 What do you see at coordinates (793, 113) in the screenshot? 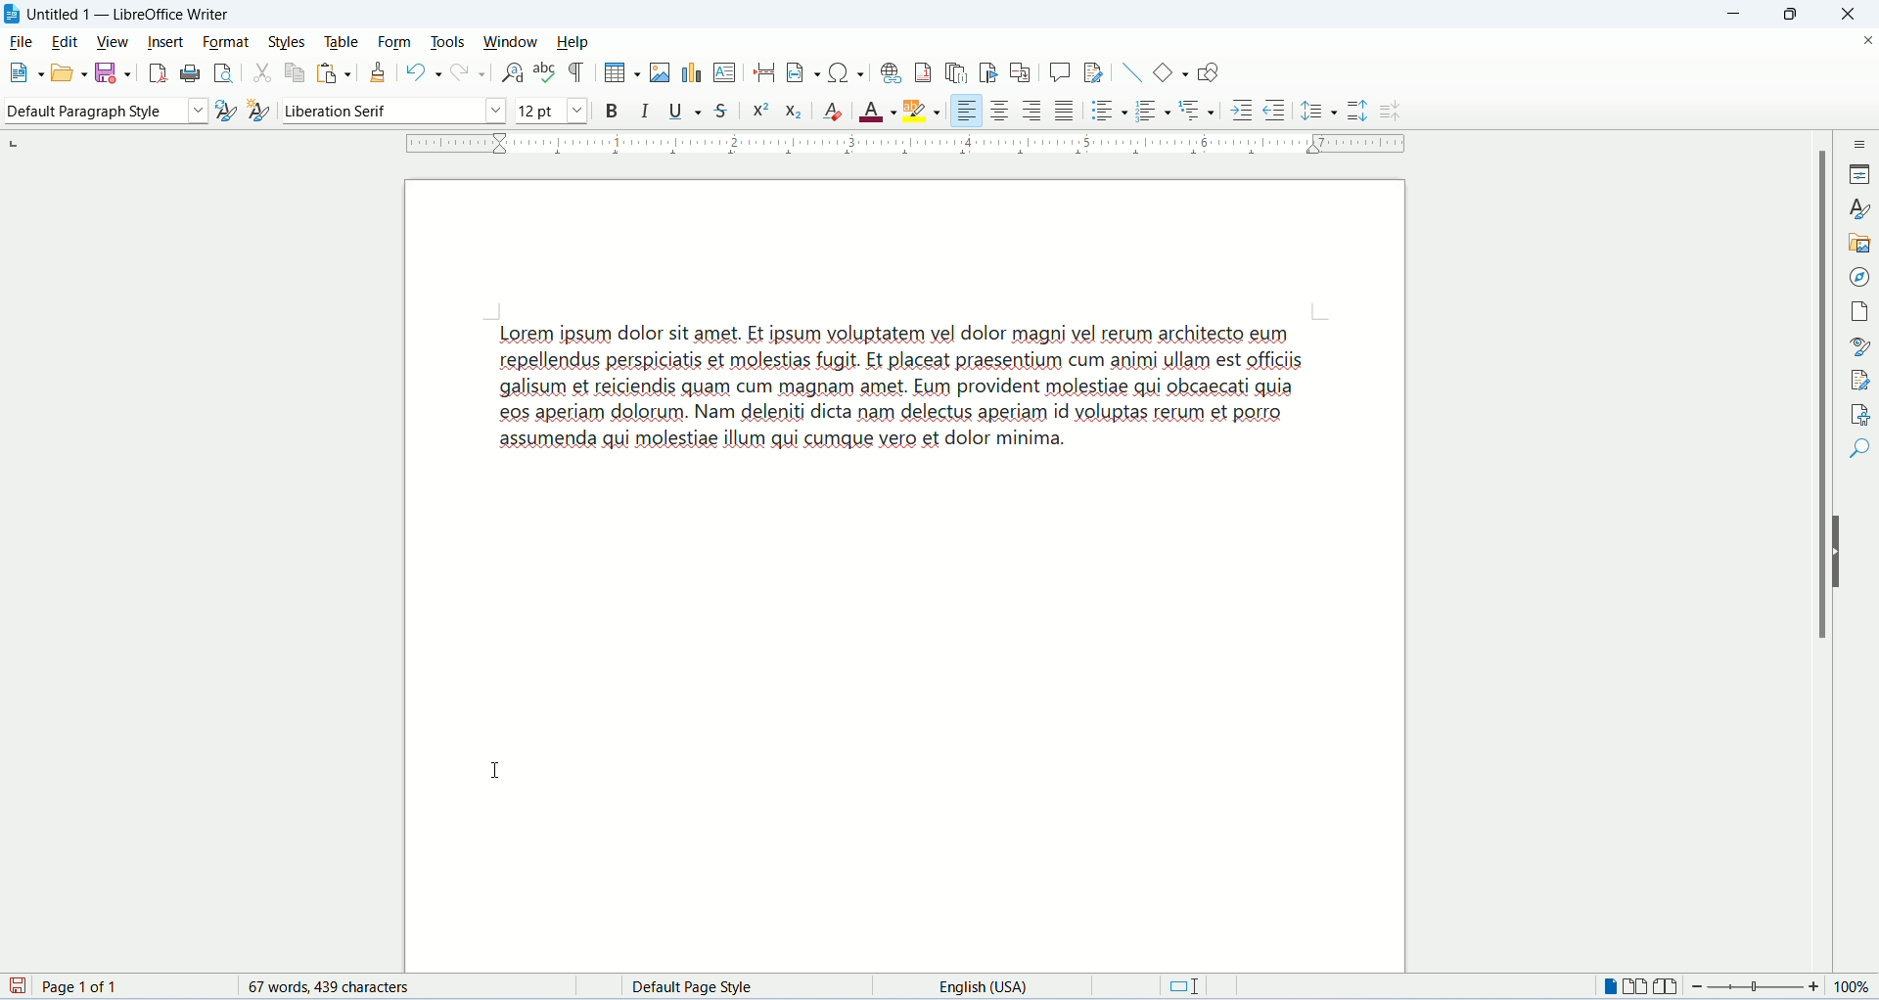
I see `subscript` at bounding box center [793, 113].